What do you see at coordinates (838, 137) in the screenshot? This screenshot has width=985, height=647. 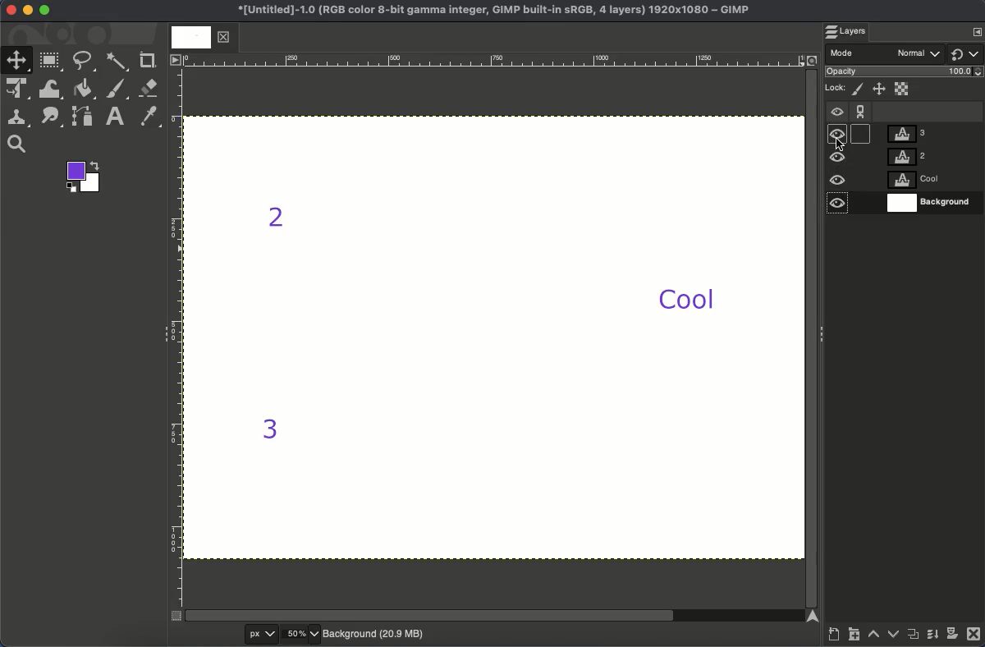 I see `Visible` at bounding box center [838, 137].